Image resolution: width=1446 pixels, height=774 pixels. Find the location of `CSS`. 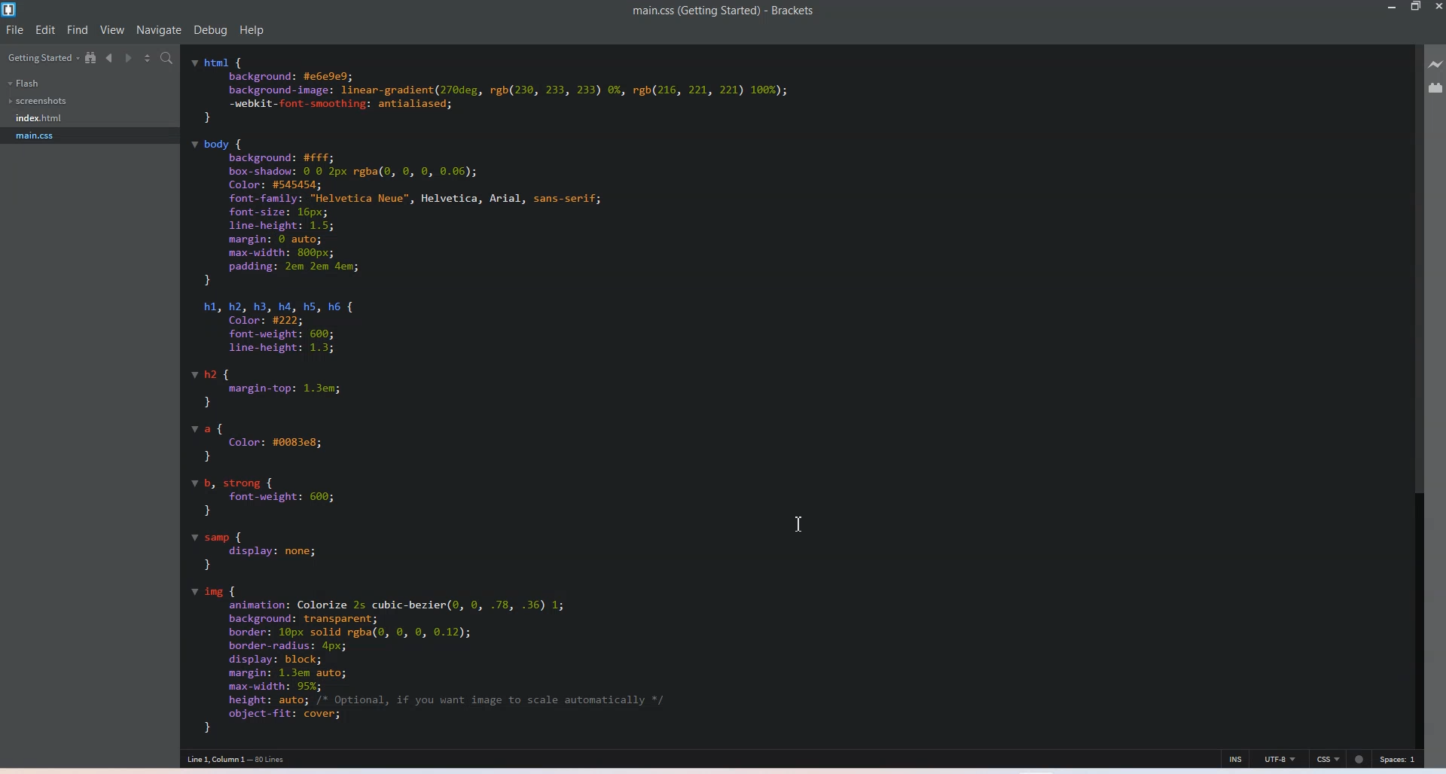

CSS is located at coordinates (1330, 759).